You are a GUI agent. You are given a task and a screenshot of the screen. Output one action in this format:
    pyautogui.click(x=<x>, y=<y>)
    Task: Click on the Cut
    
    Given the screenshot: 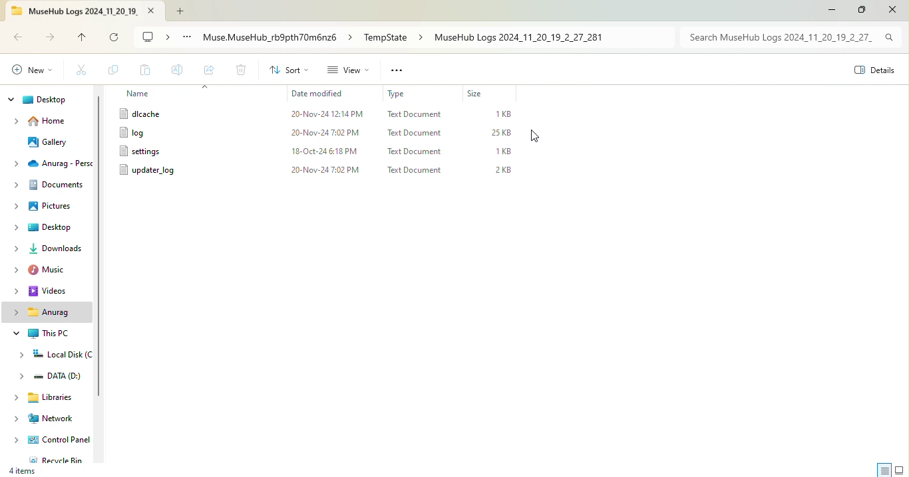 What is the action you would take?
    pyautogui.click(x=85, y=70)
    